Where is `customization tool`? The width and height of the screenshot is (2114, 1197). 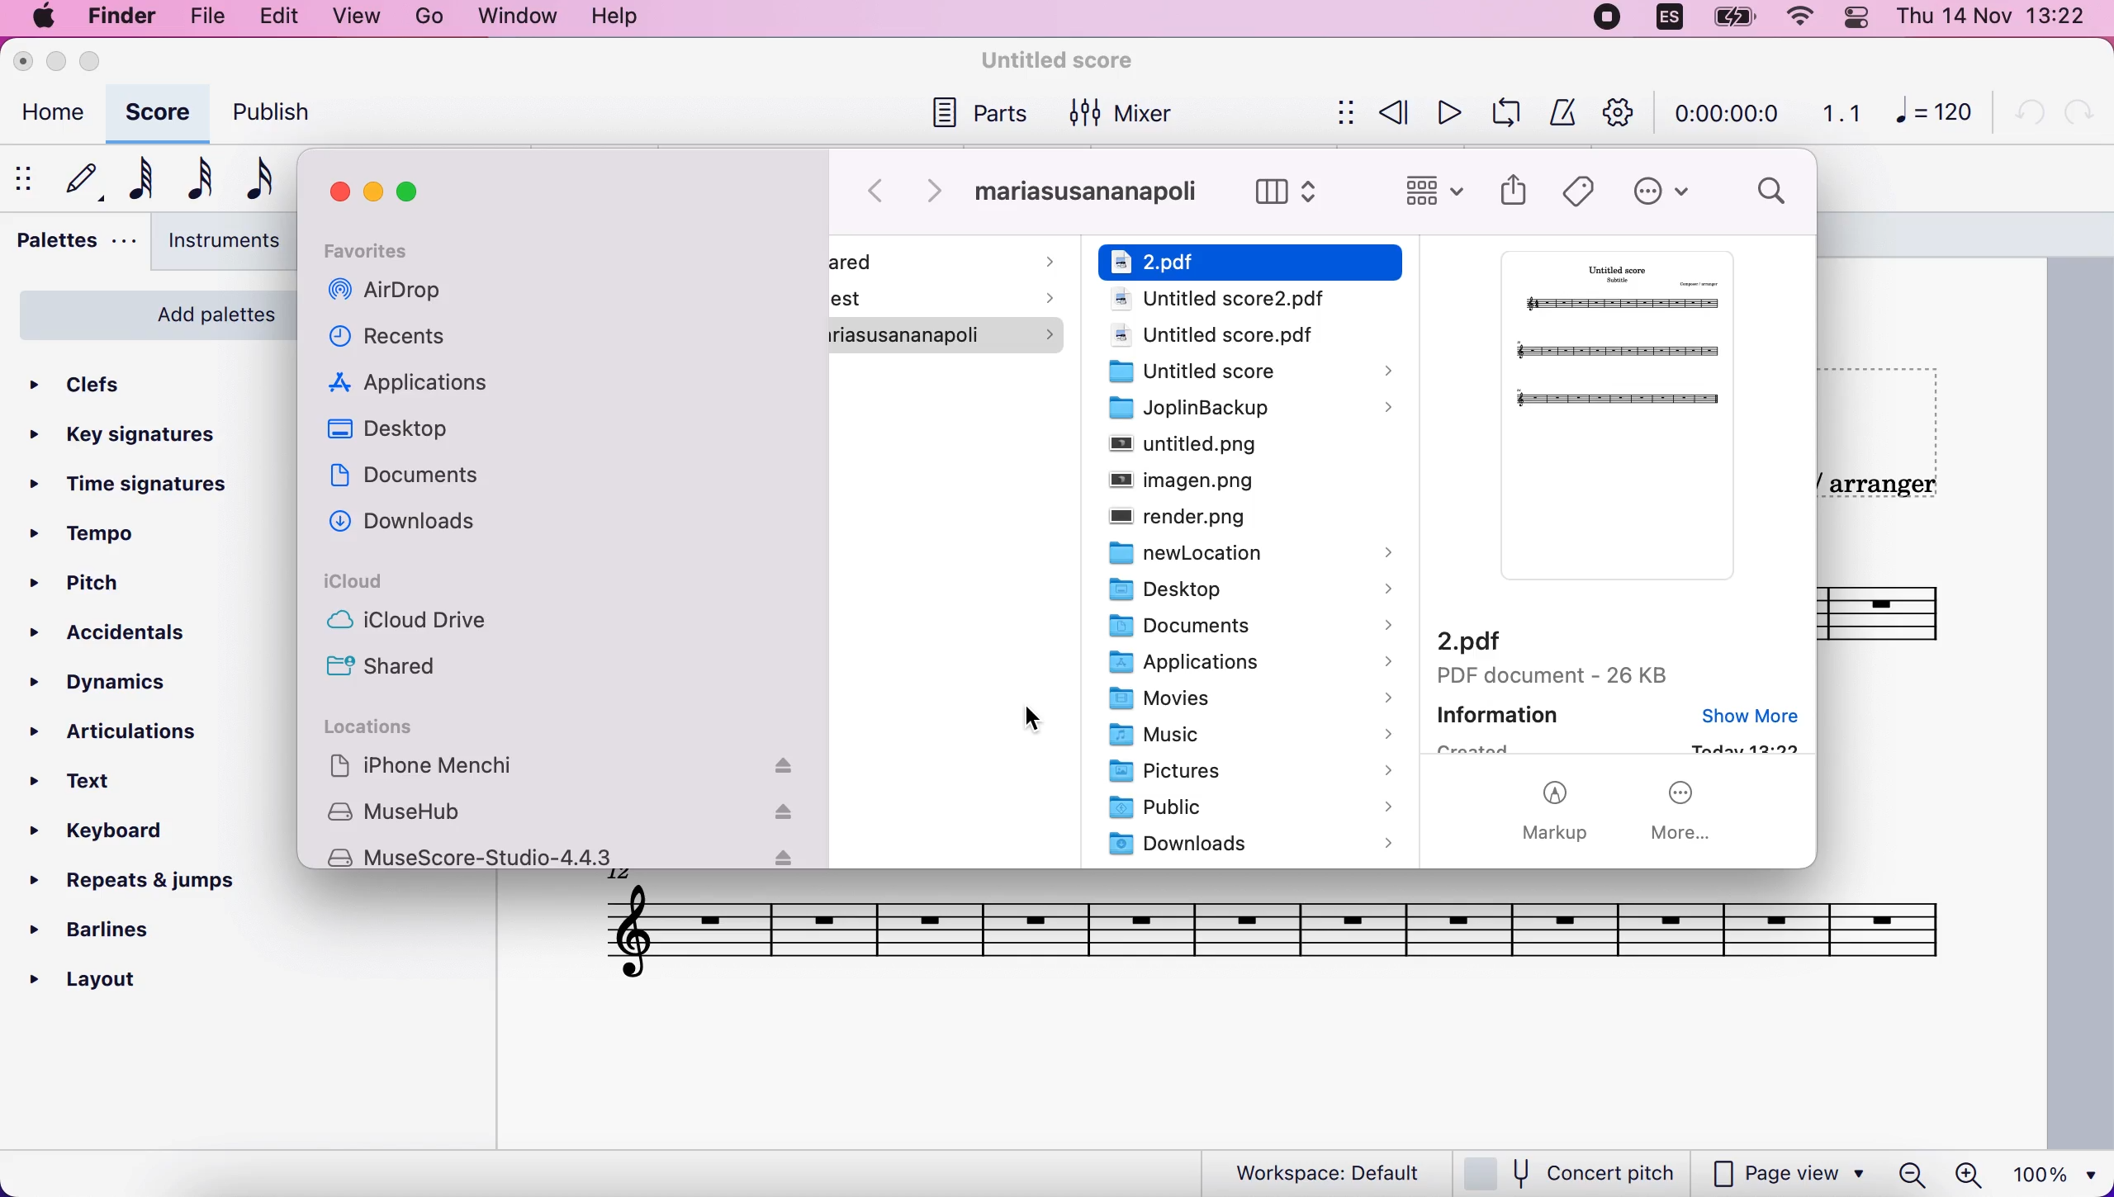 customization tool is located at coordinates (1614, 112).